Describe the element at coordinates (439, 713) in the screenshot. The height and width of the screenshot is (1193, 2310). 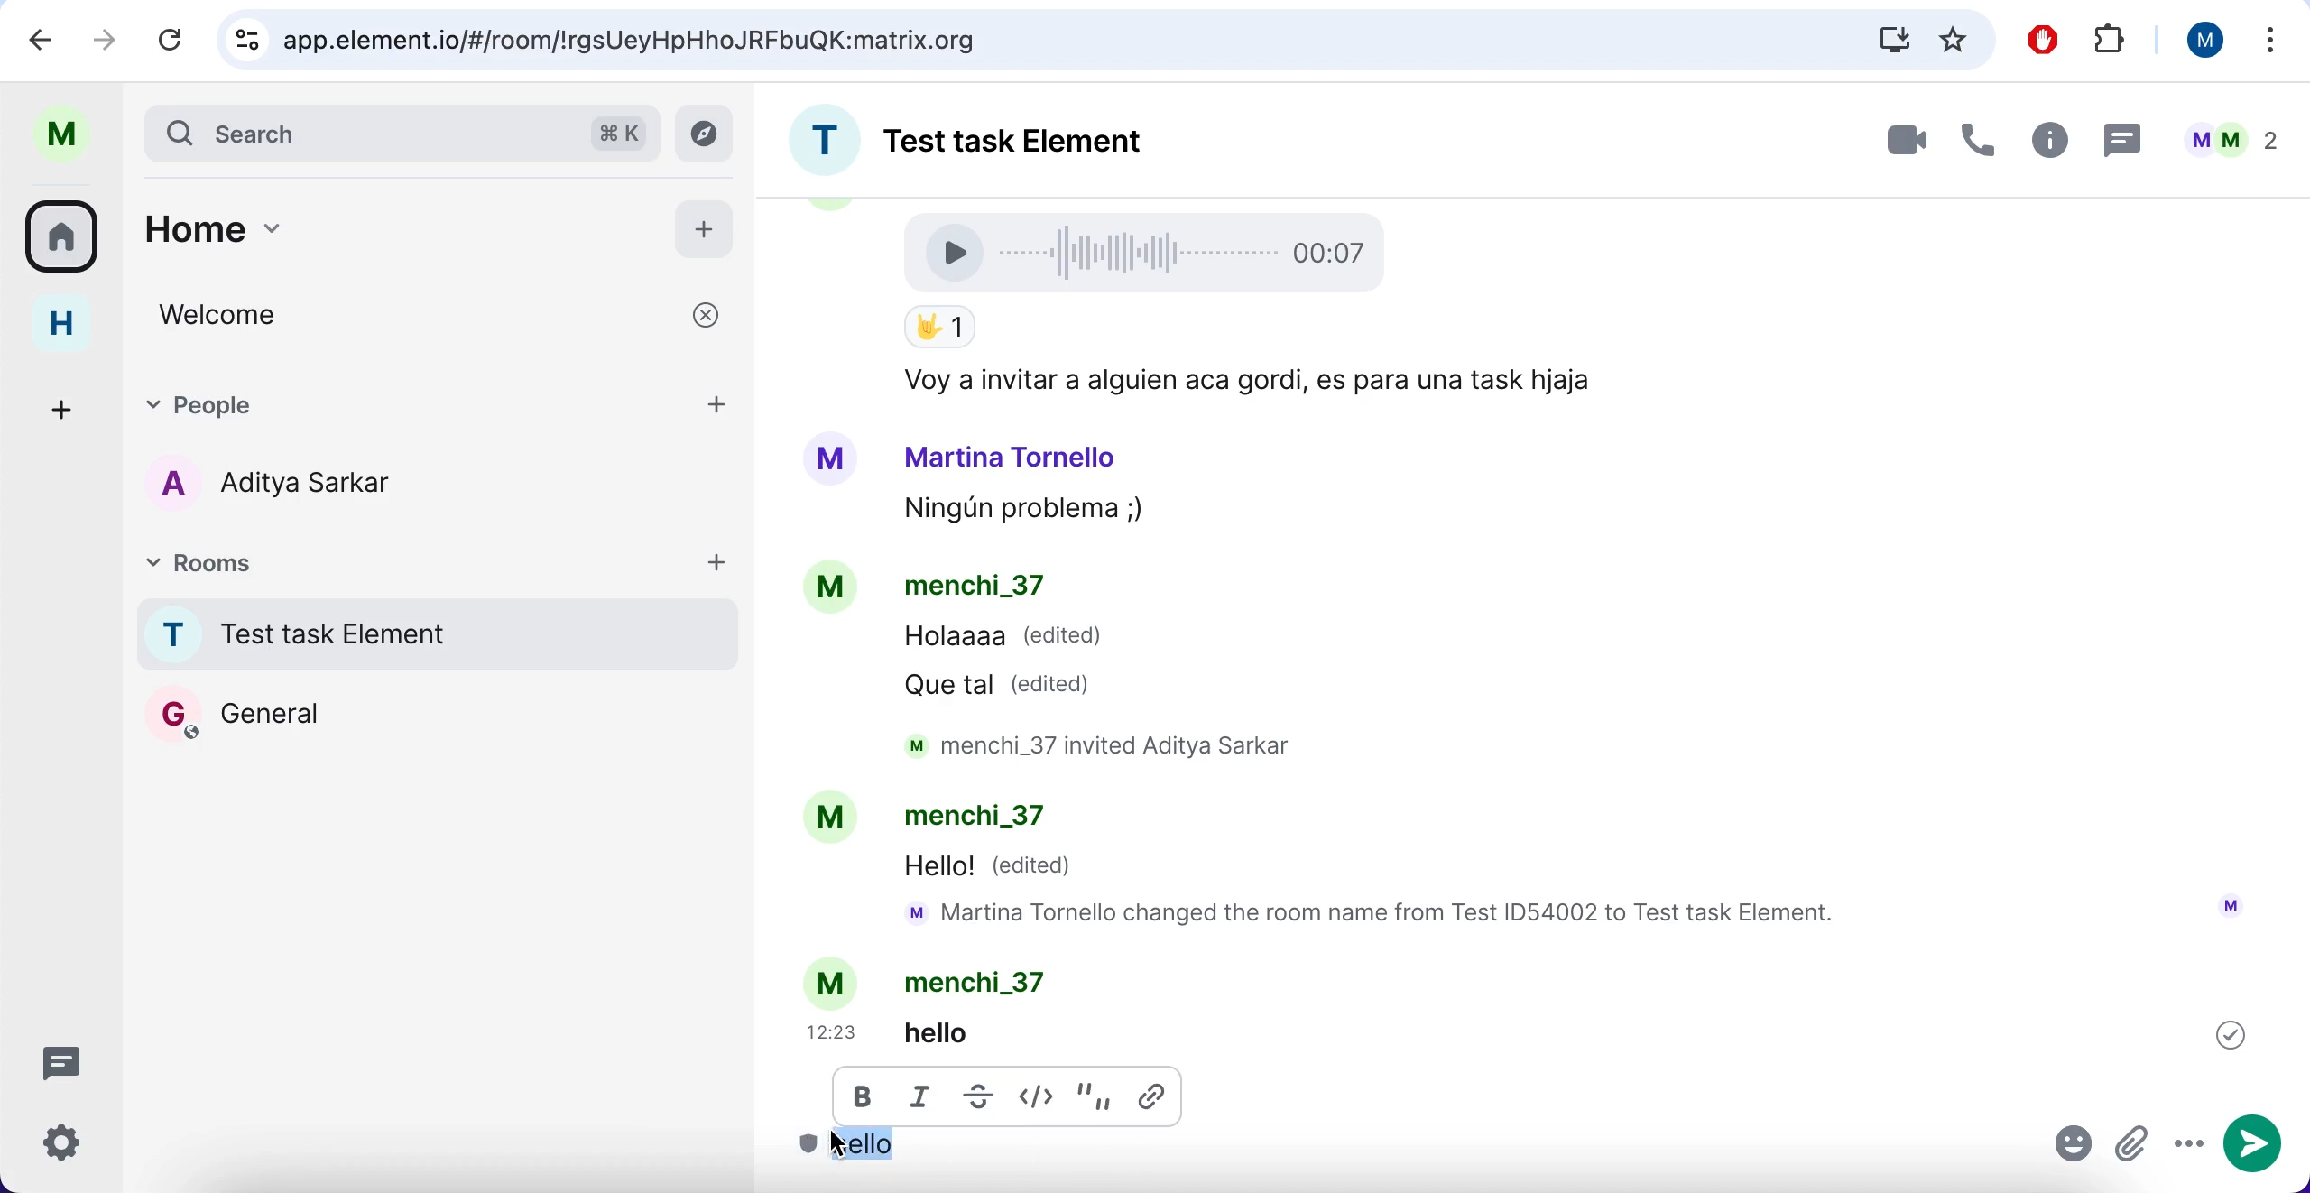
I see `General rooms` at that location.